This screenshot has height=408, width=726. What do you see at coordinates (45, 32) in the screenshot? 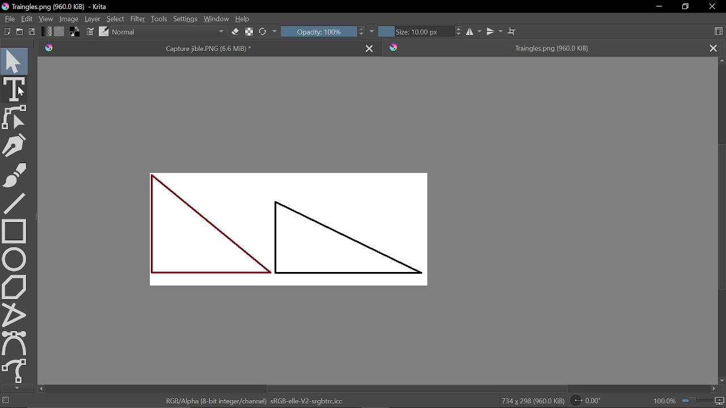
I see `Gradient fill` at bounding box center [45, 32].